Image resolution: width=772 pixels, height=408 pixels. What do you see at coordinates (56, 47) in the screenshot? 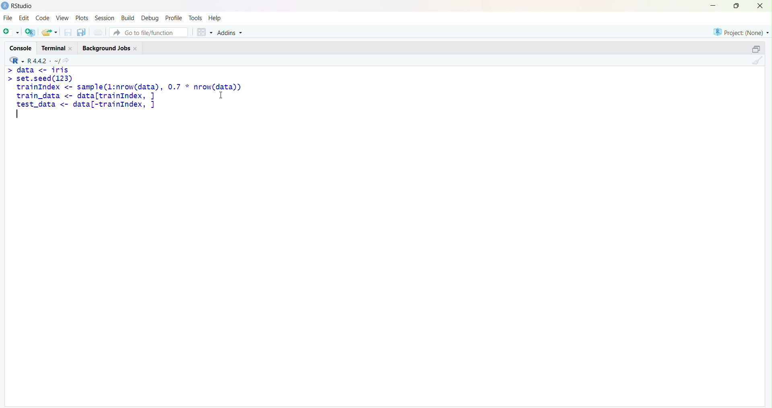
I see `Terminal` at bounding box center [56, 47].